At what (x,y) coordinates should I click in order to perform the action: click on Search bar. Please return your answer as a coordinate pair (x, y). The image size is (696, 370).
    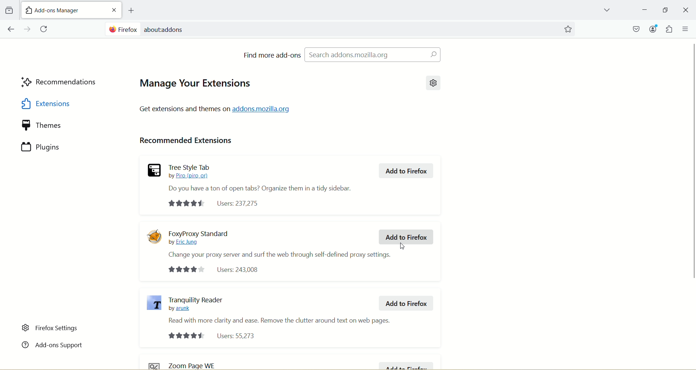
    Looking at the image, I should click on (330, 29).